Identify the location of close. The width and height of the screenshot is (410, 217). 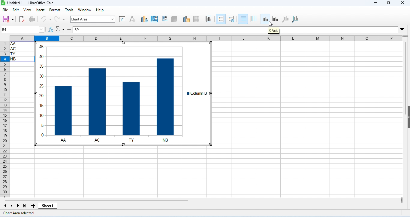
(402, 3).